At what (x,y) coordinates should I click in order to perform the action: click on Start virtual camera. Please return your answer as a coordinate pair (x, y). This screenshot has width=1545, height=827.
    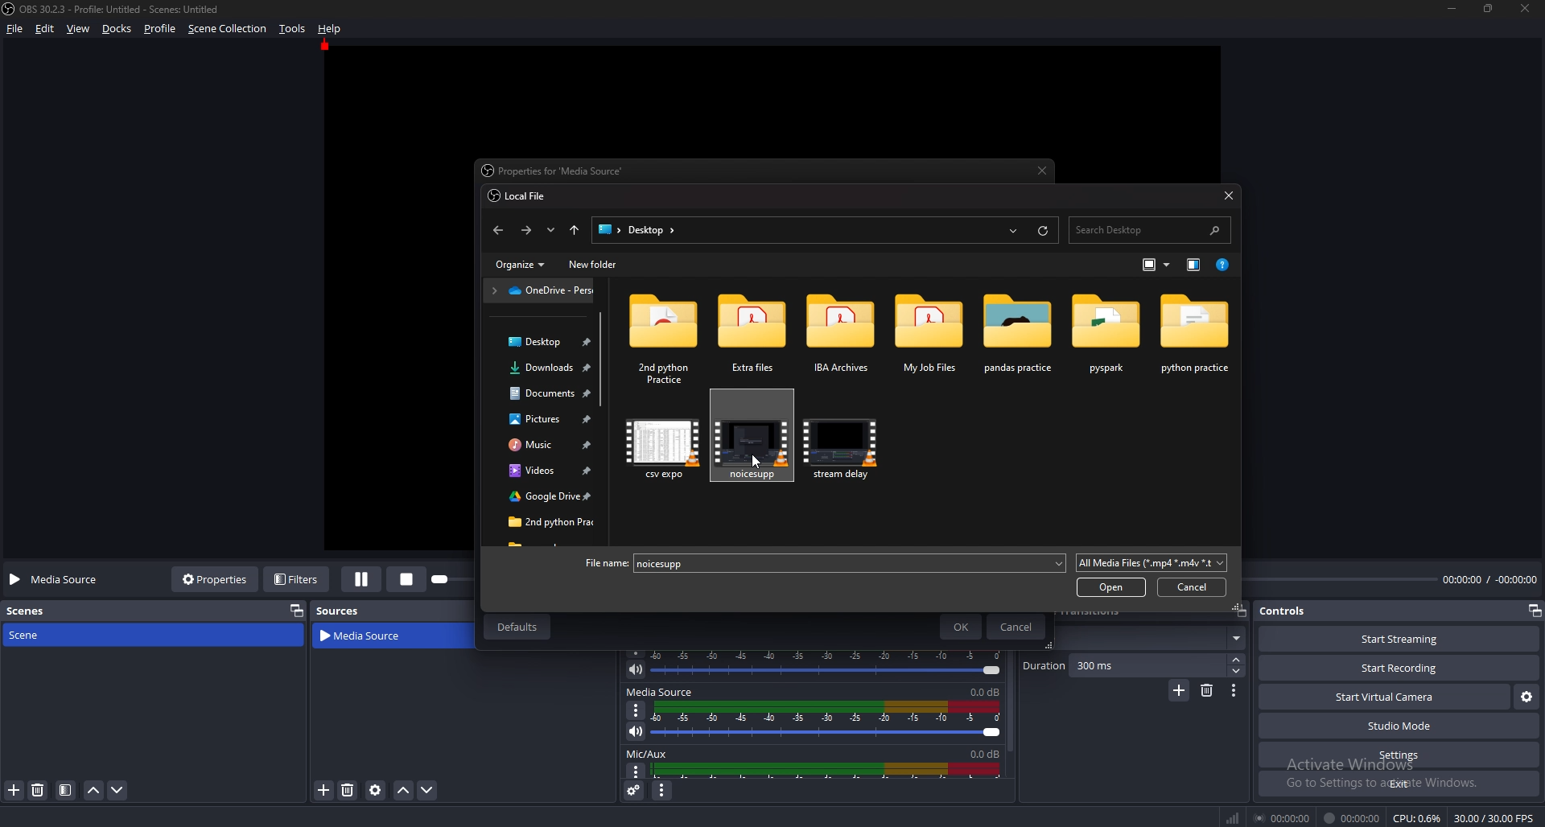
    Looking at the image, I should click on (1384, 697).